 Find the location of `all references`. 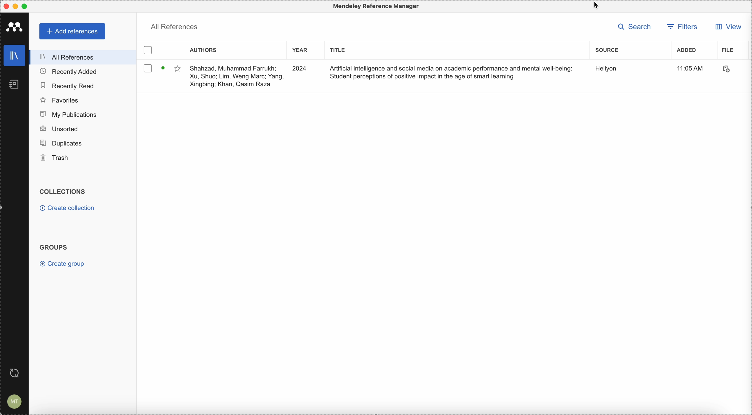

all references is located at coordinates (83, 58).